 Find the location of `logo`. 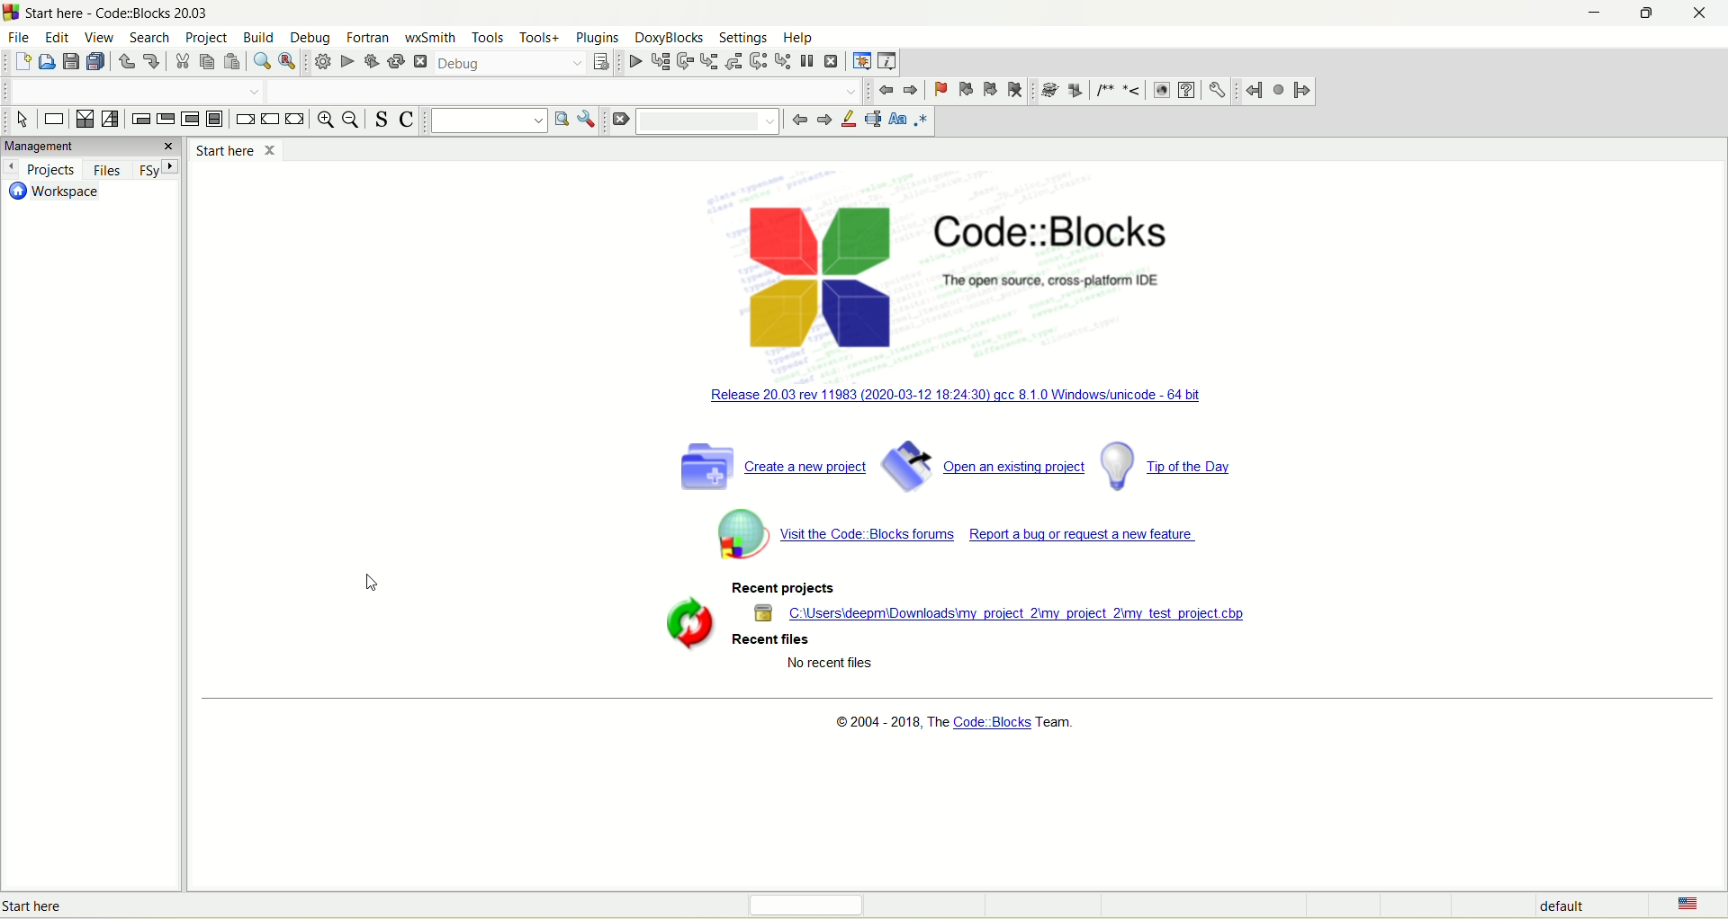

logo is located at coordinates (11, 13).